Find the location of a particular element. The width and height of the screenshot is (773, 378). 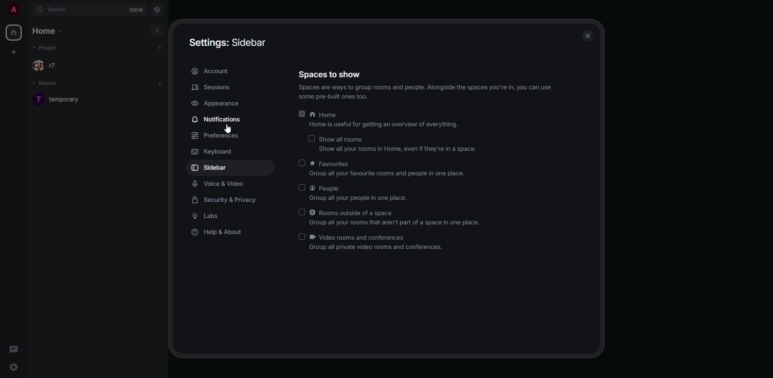

navigator is located at coordinates (156, 9).